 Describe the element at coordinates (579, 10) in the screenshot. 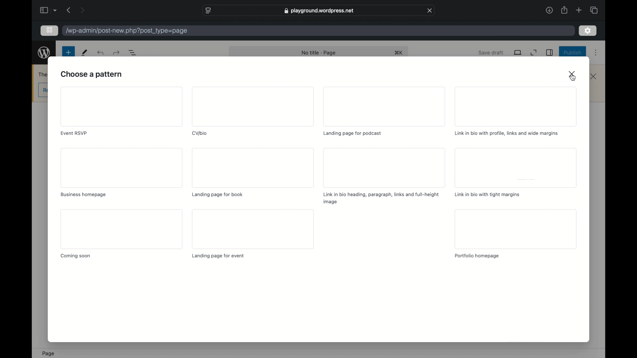

I see `new tab` at that location.